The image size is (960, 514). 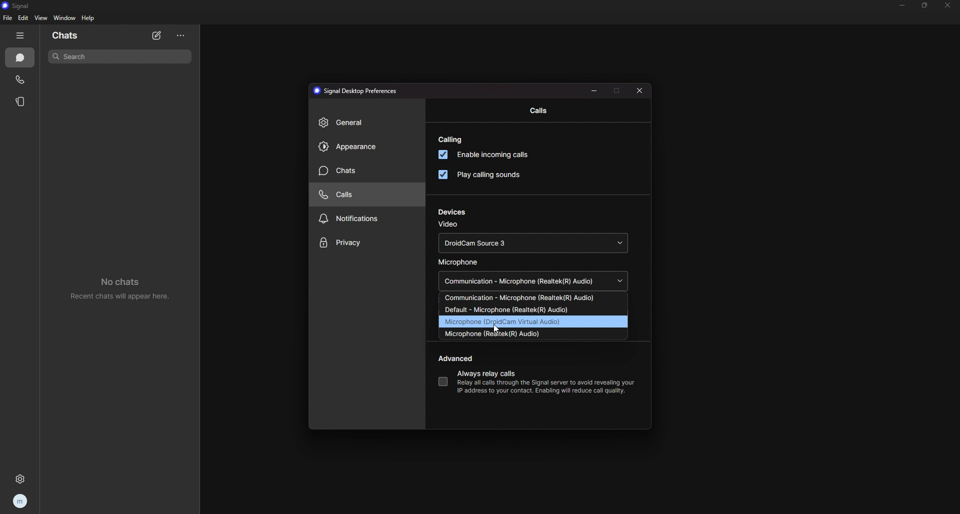 I want to click on hide tab, so click(x=20, y=35).